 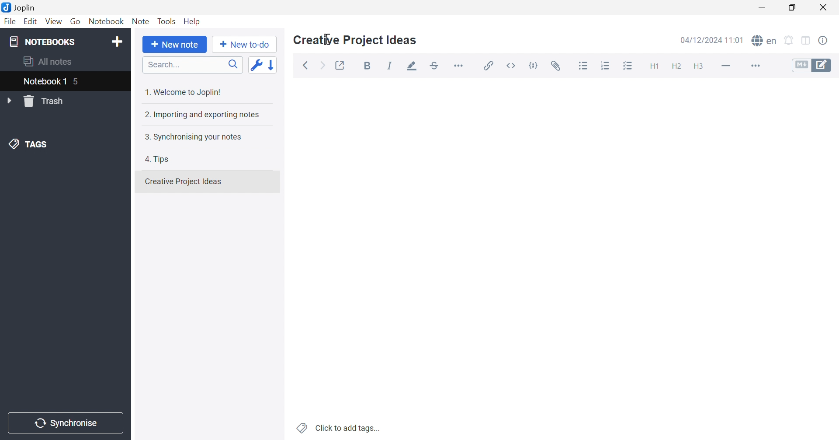 I want to click on Creative Projects Ideas, so click(x=183, y=182).